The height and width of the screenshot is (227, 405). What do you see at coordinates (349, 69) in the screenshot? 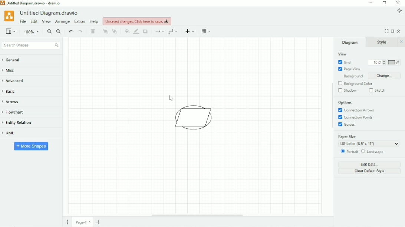
I see `Page view` at bounding box center [349, 69].